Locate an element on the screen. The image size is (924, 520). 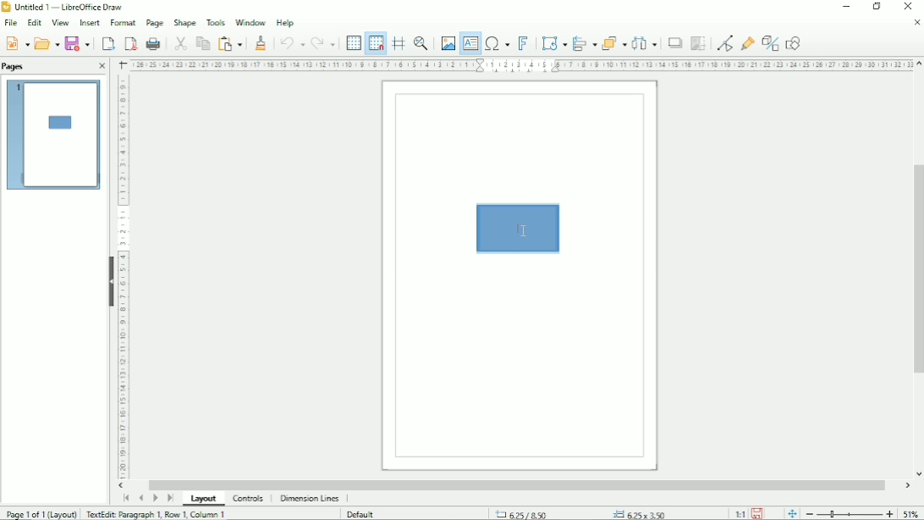
Show glue point functions is located at coordinates (749, 41).